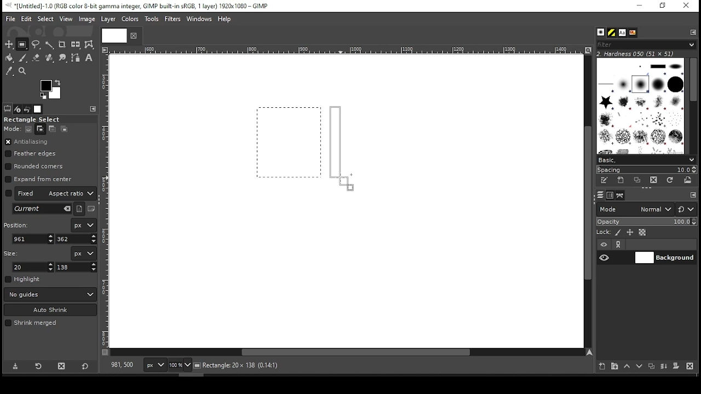 This screenshot has width=701, height=394. What do you see at coordinates (133, 36) in the screenshot?
I see `close` at bounding box center [133, 36].